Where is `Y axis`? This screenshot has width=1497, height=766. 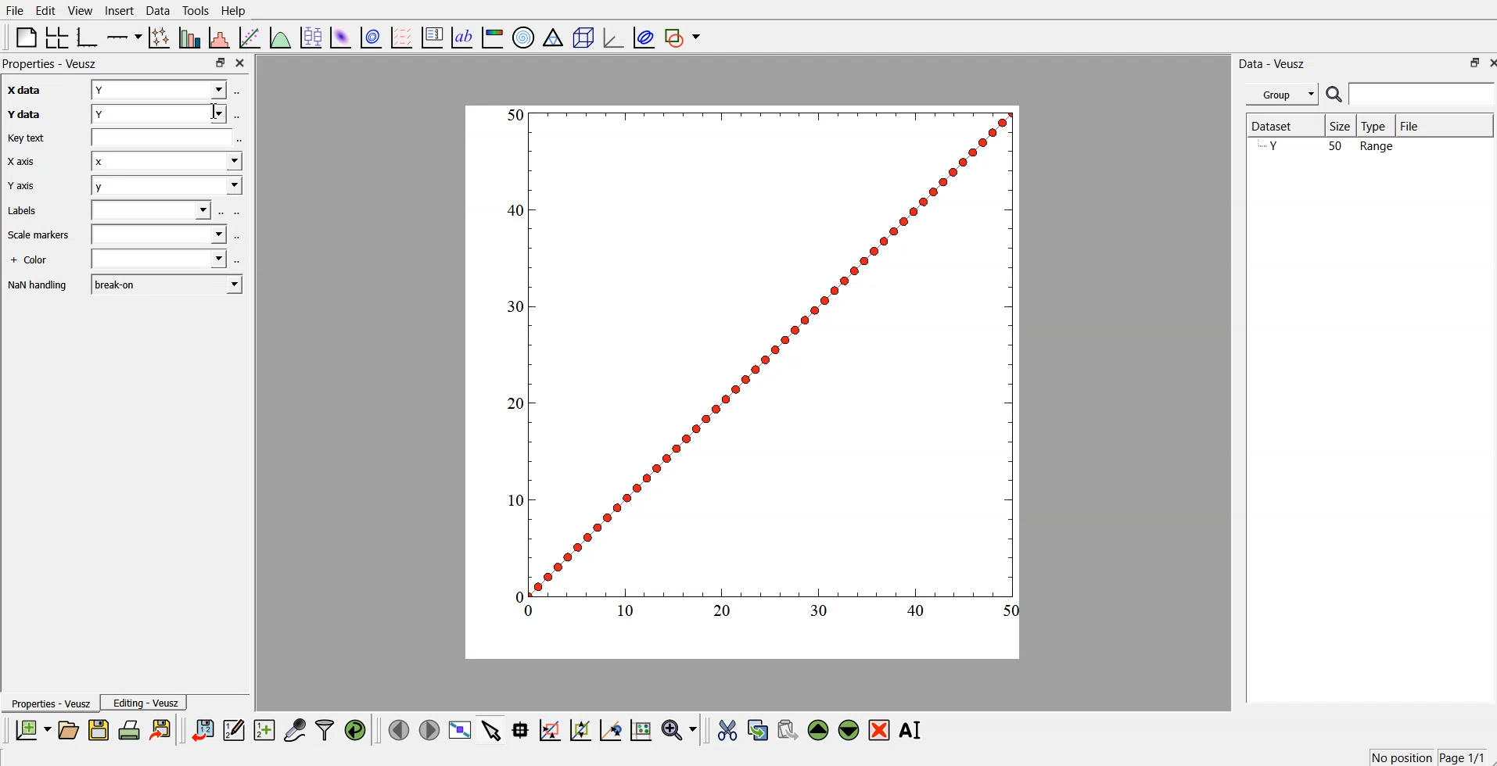
Y axis is located at coordinates (27, 186).